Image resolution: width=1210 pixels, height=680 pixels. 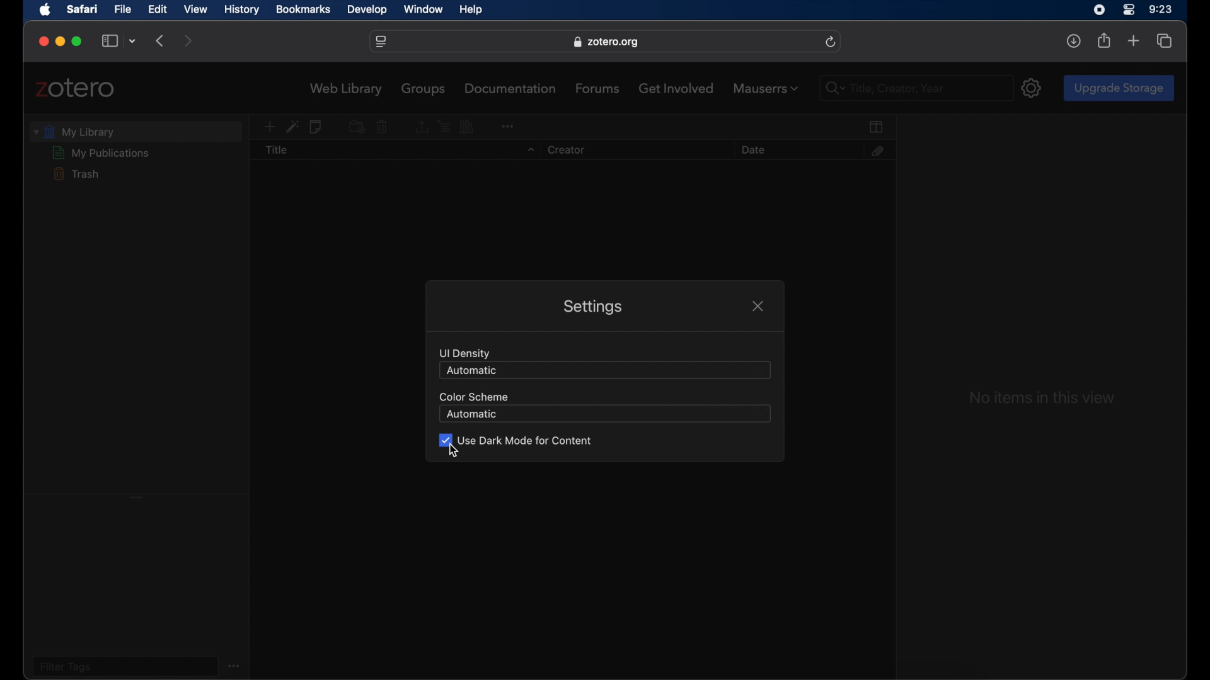 I want to click on drag handle, so click(x=137, y=496).